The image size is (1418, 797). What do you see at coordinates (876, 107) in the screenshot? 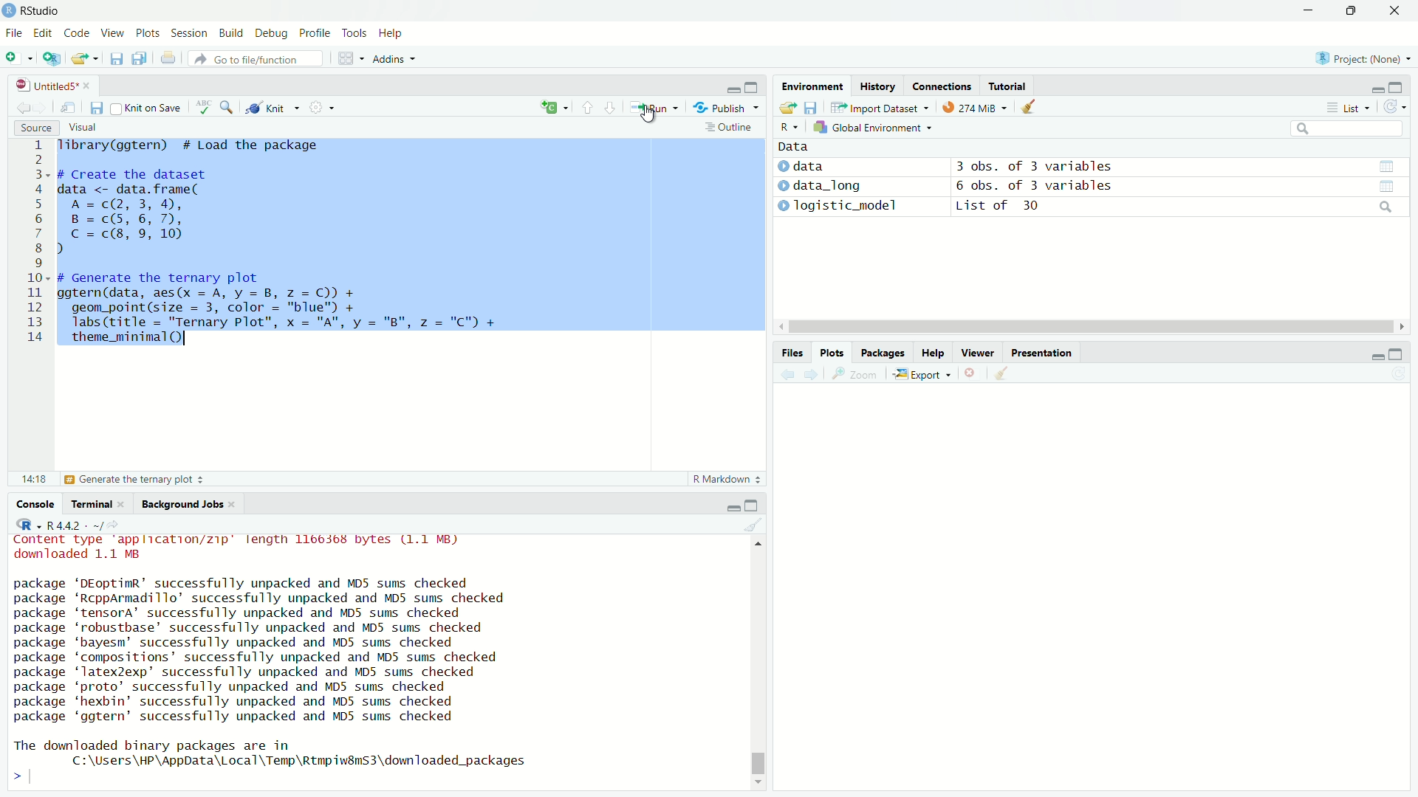
I see `Import Dataset` at bounding box center [876, 107].